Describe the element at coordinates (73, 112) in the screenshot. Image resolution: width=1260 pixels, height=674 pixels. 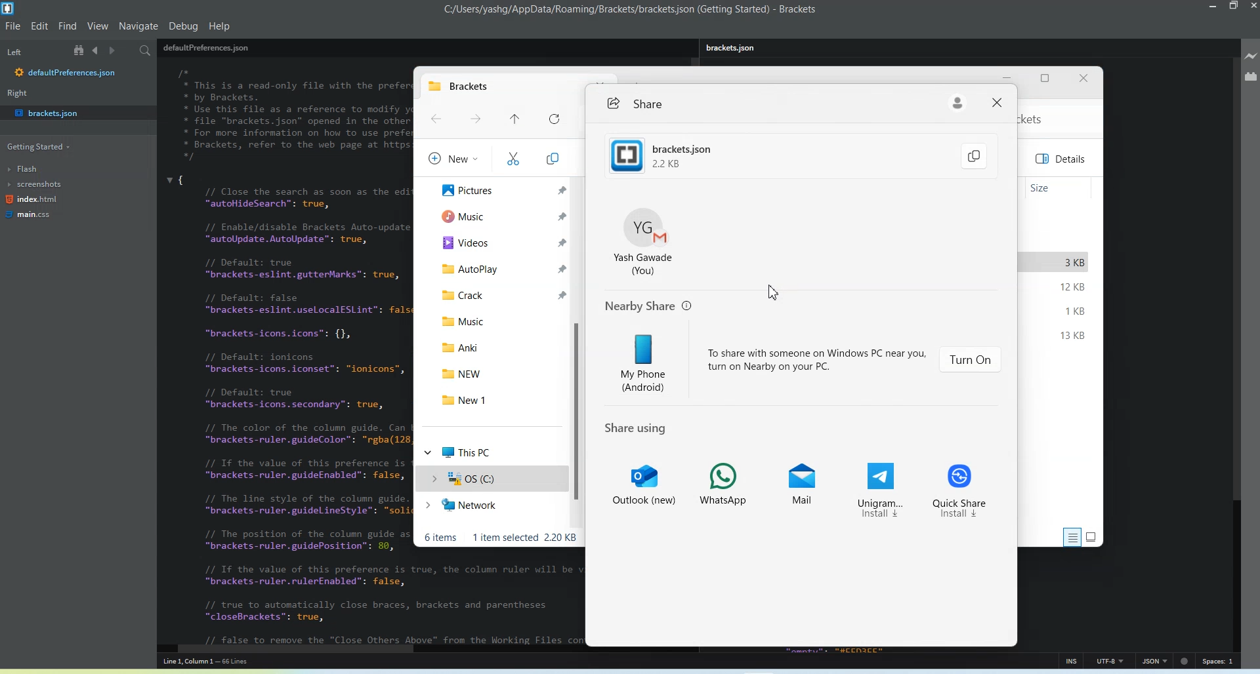
I see `bracket.json` at that location.